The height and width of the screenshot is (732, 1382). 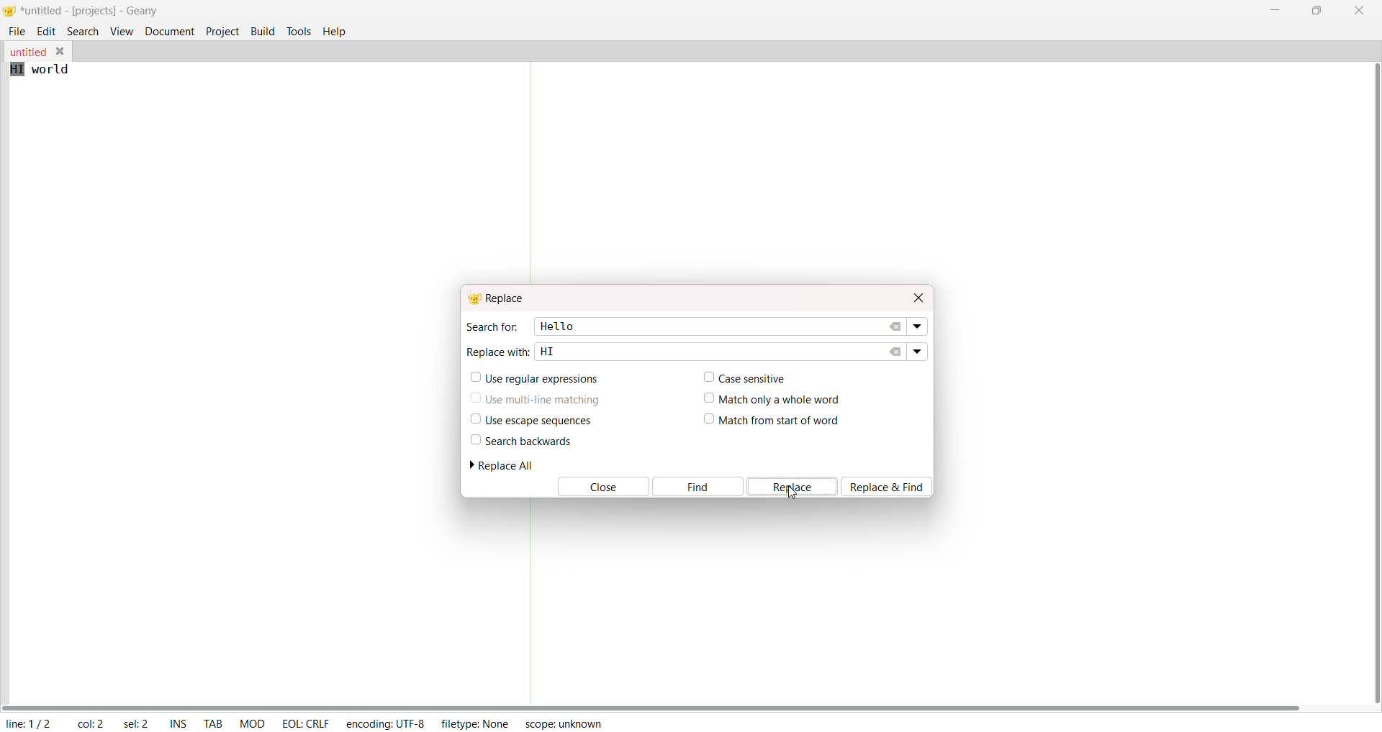 I want to click on edit, so click(x=48, y=32).